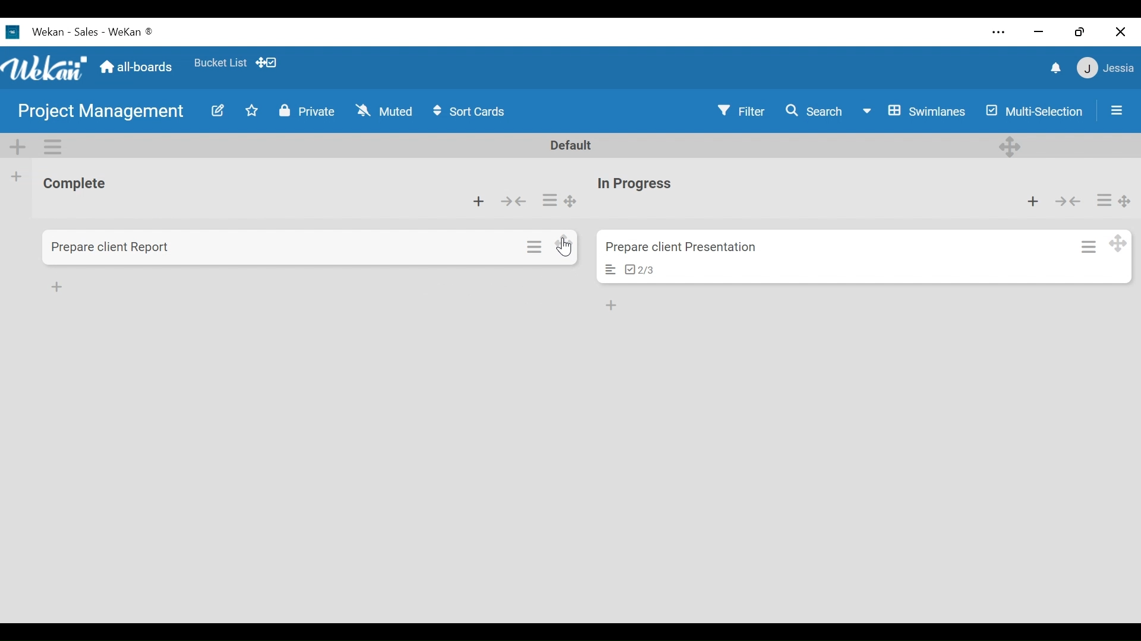  I want to click on notifications, so click(1051, 67).